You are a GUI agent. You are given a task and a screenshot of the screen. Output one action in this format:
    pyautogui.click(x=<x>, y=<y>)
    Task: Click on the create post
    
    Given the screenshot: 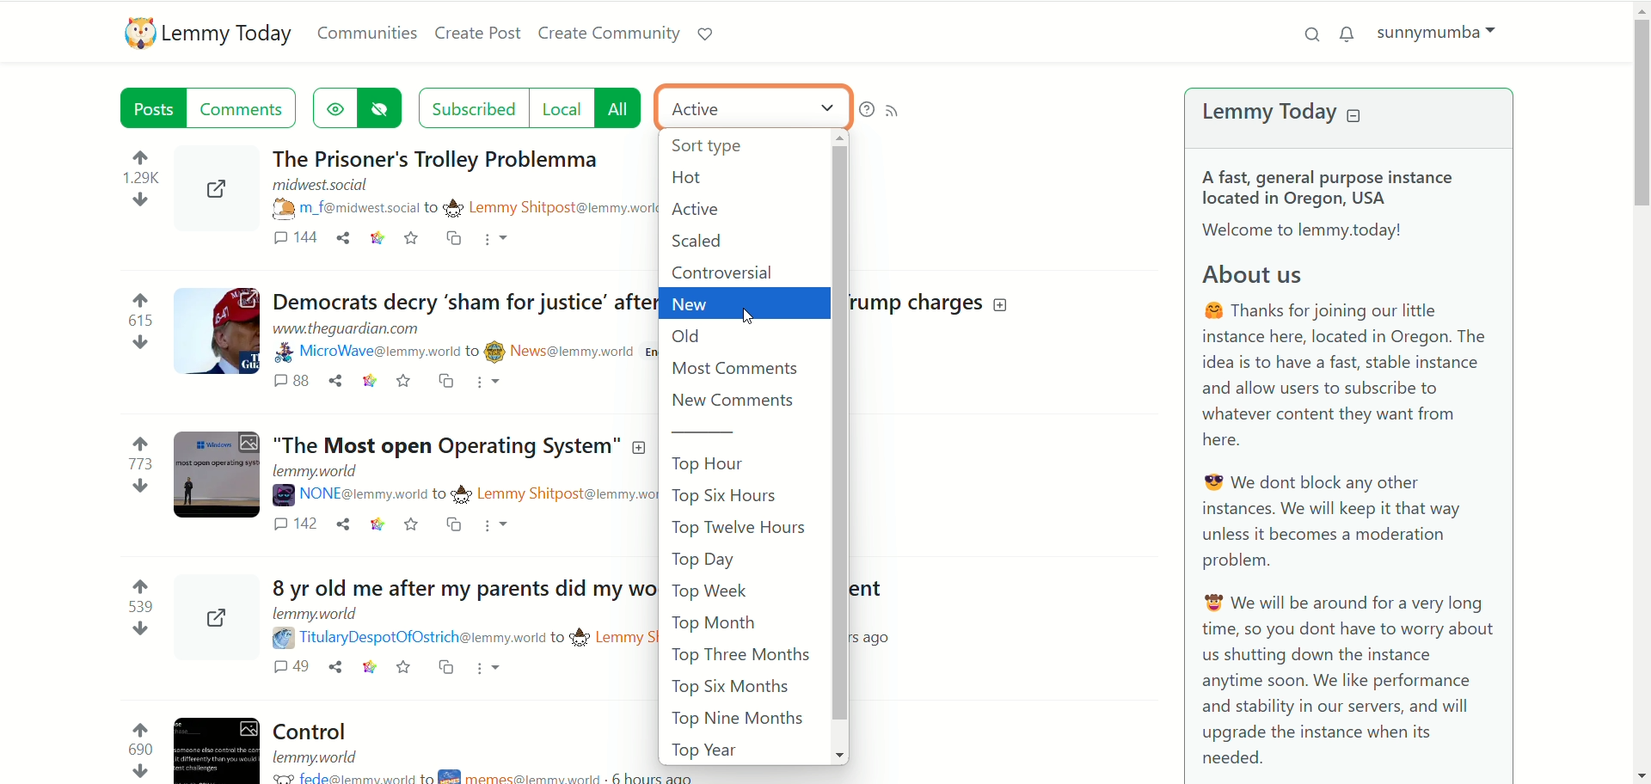 What is the action you would take?
    pyautogui.click(x=481, y=35)
    